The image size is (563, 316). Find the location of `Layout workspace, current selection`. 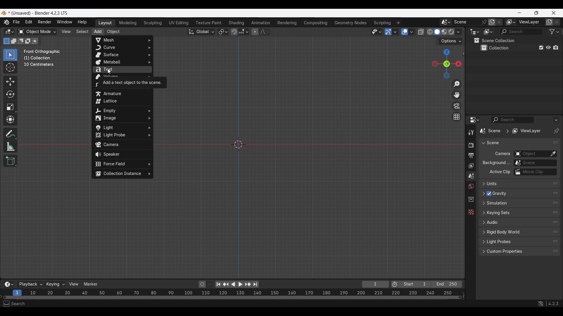

Layout workspace, current selection is located at coordinates (105, 23).